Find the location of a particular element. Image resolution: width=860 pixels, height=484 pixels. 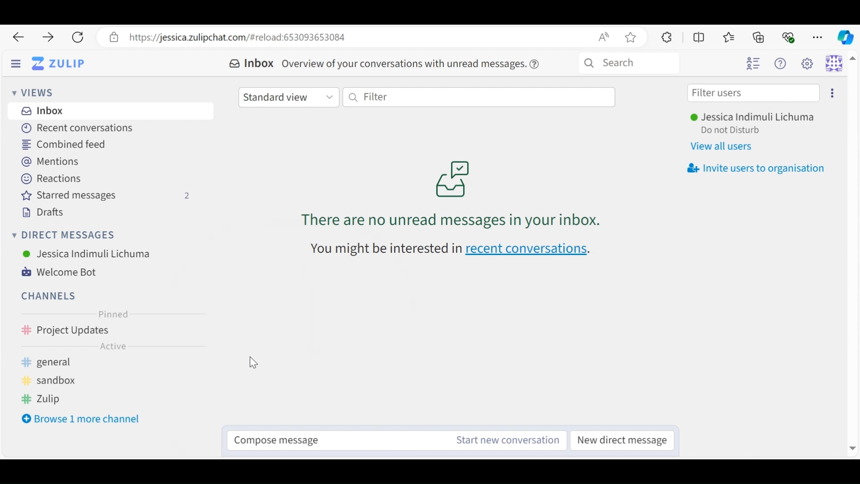

Channel is located at coordinates (103, 331).